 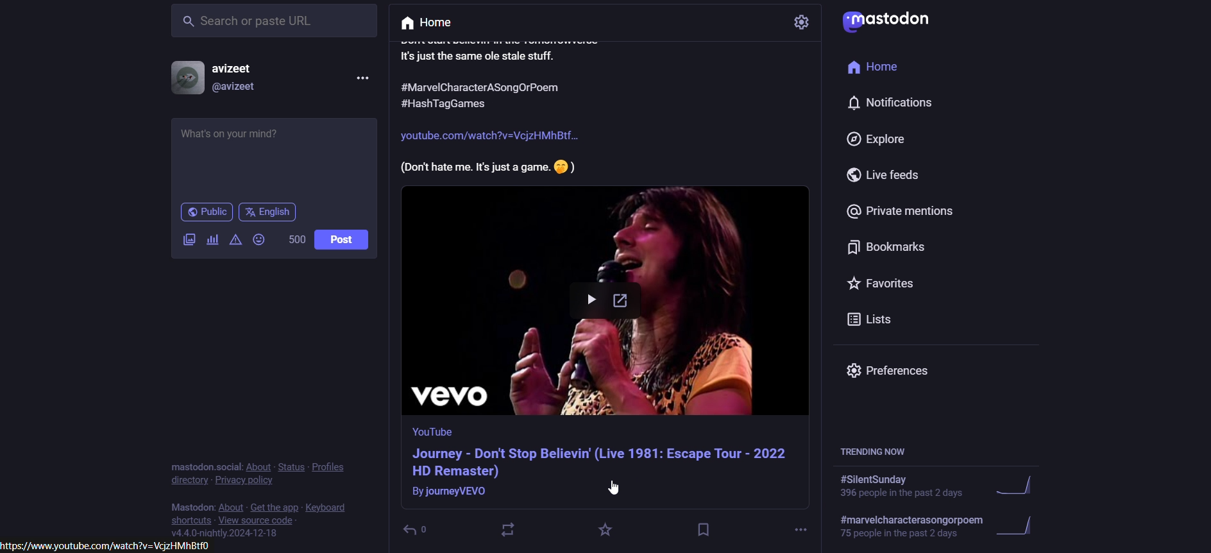 I want to click on , so click(x=419, y=530).